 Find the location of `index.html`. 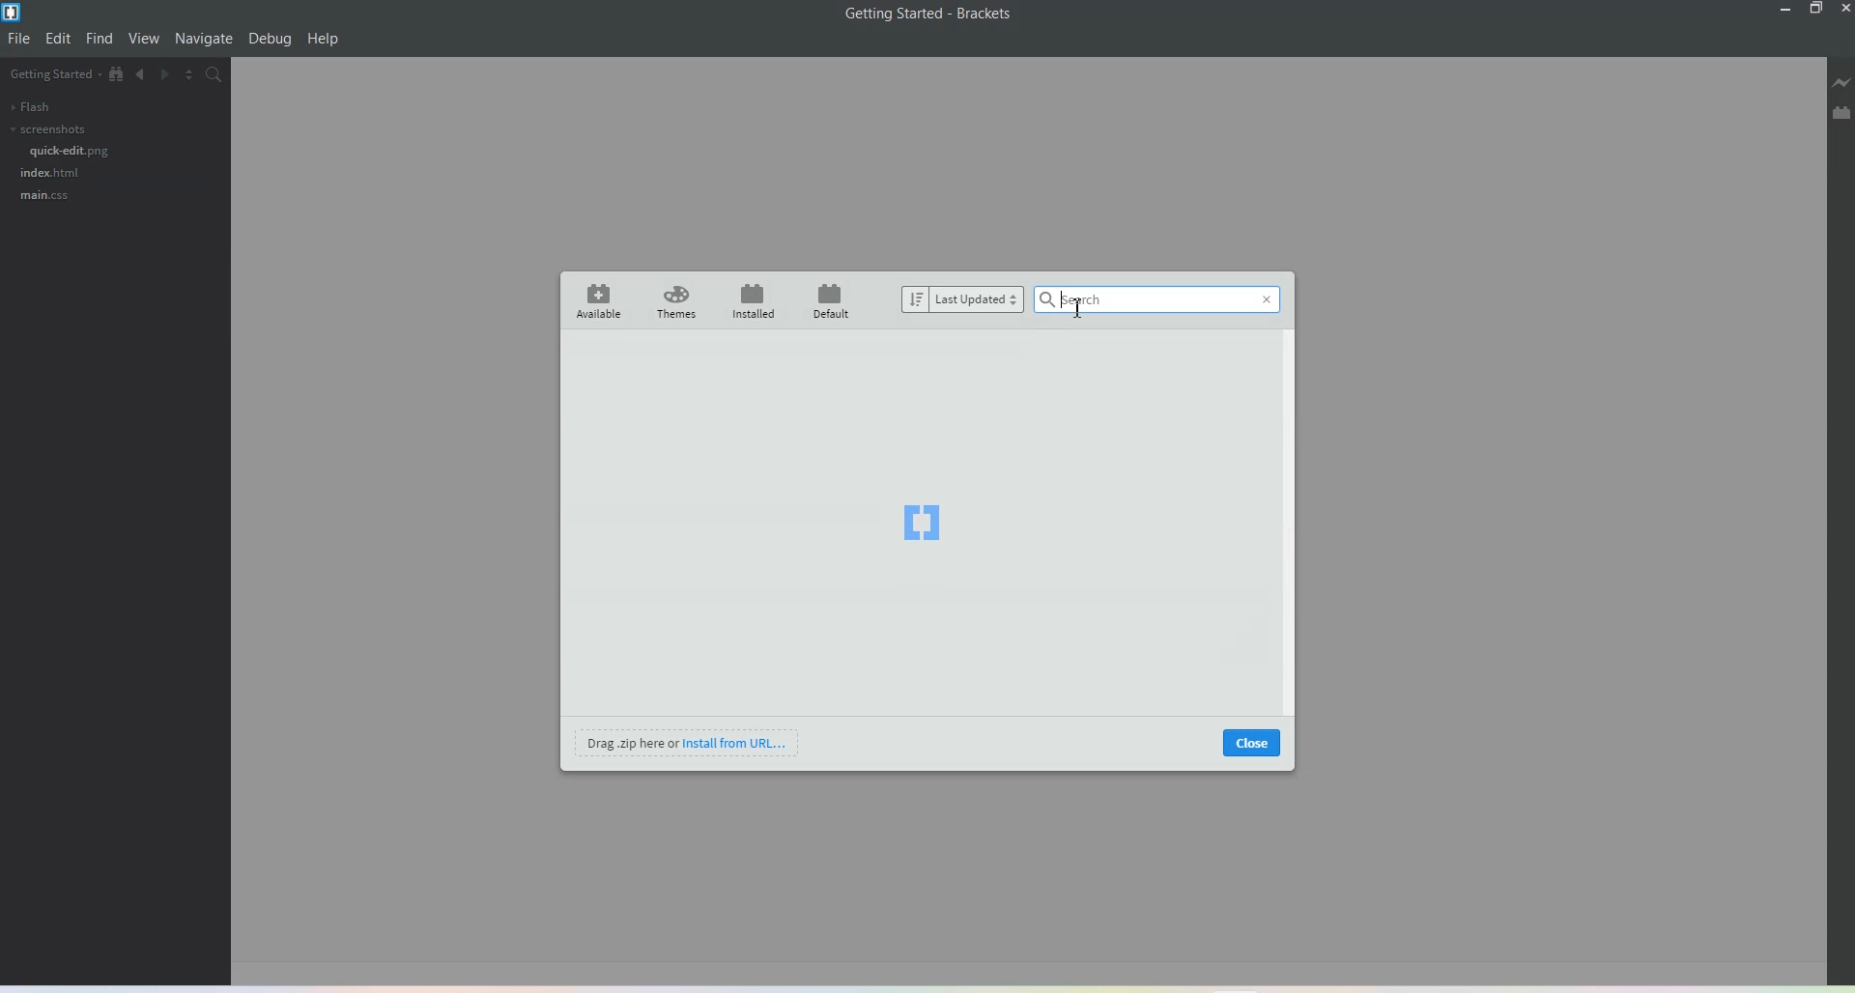

index.html is located at coordinates (51, 172).